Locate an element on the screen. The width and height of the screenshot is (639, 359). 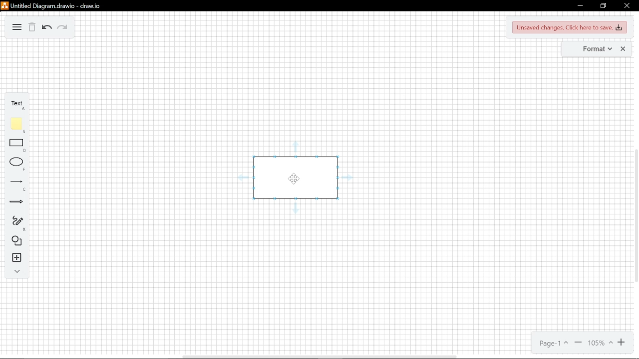
zoom in is located at coordinates (601, 342).